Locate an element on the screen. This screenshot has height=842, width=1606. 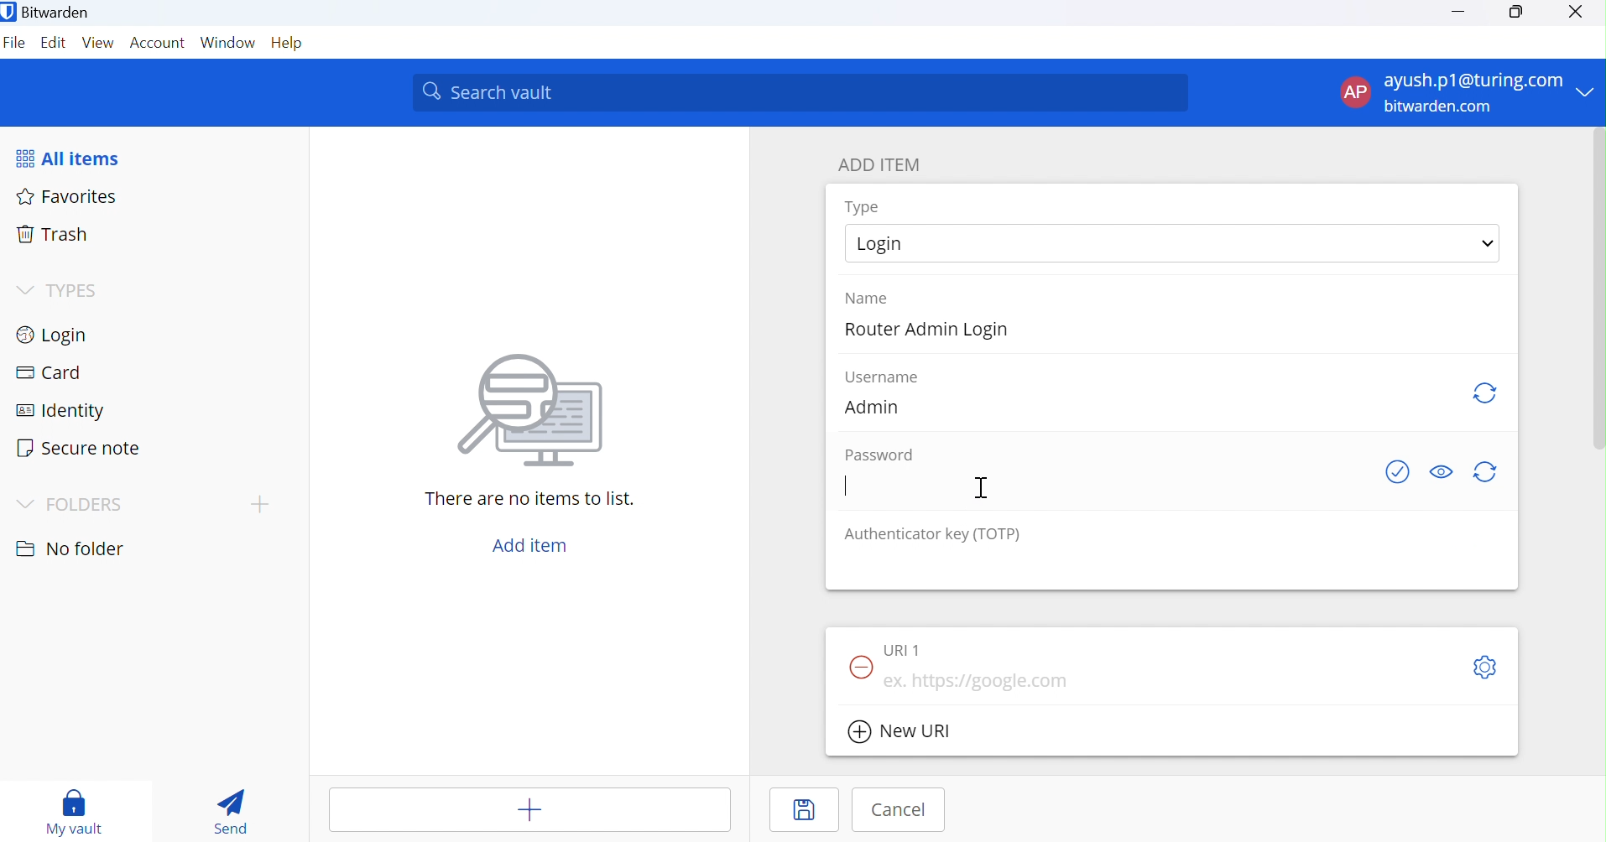
Favorites is located at coordinates (69, 195).